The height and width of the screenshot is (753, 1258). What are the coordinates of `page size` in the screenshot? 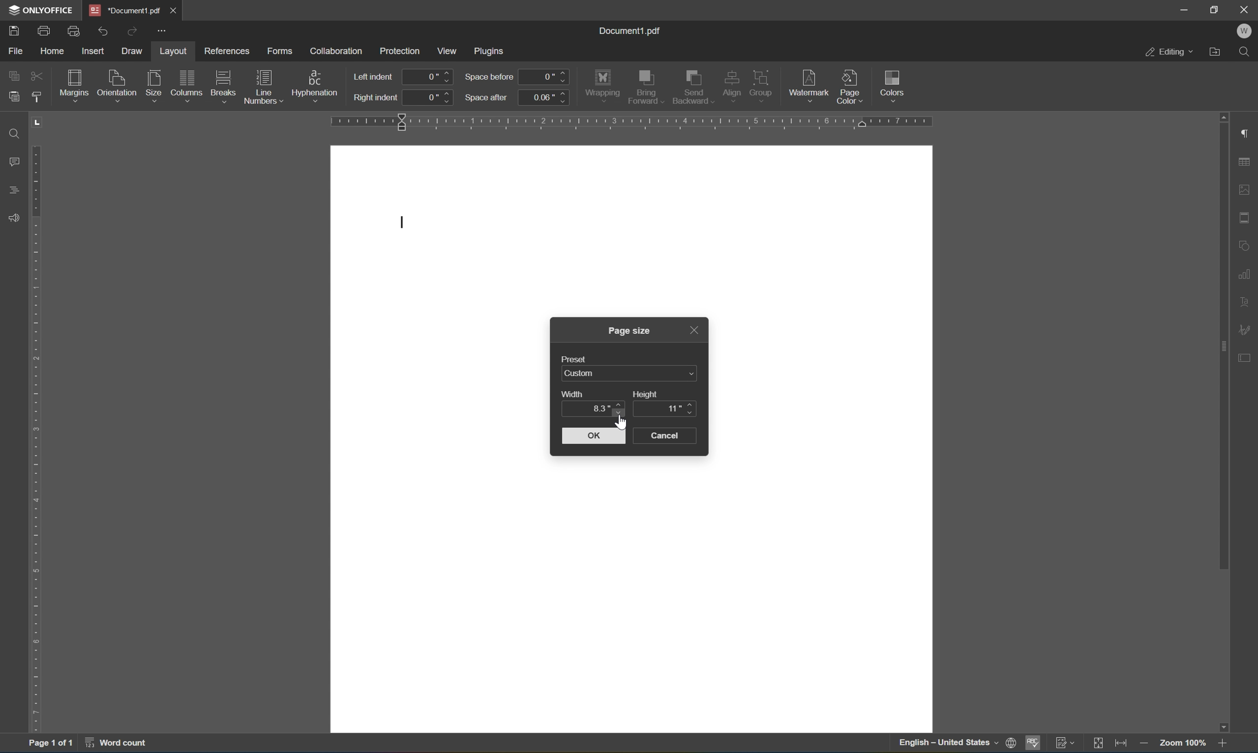 It's located at (631, 330).